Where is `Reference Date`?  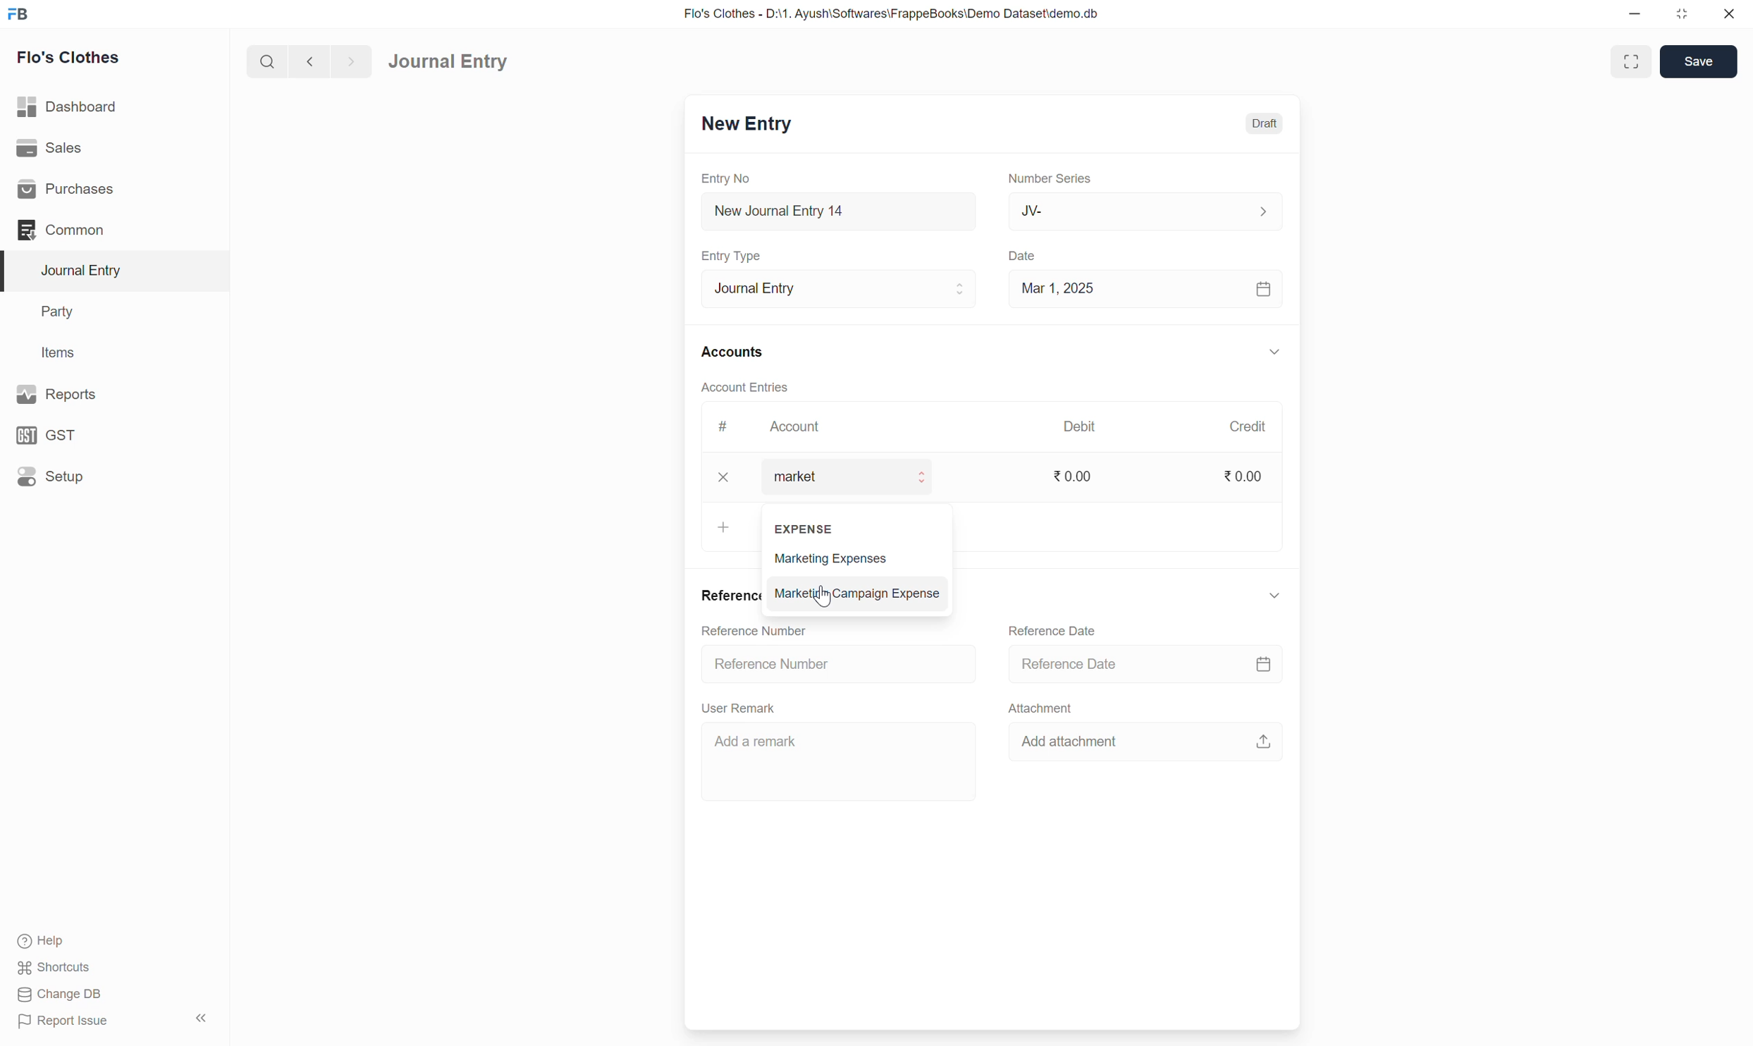
Reference Date is located at coordinates (1073, 663).